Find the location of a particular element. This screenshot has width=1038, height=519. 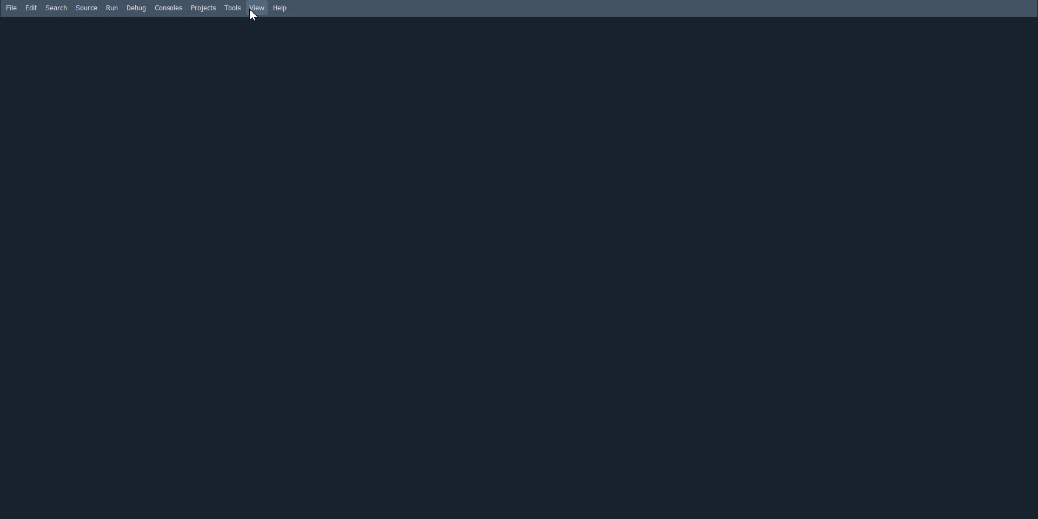

Search is located at coordinates (56, 8).